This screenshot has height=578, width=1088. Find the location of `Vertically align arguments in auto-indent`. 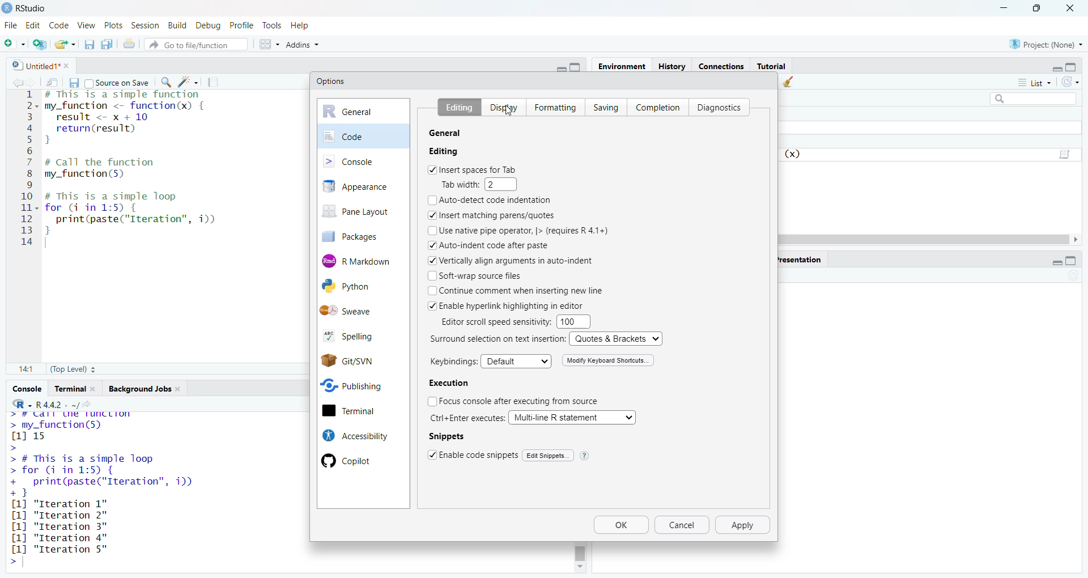

Vertically align arguments in auto-indent is located at coordinates (511, 260).